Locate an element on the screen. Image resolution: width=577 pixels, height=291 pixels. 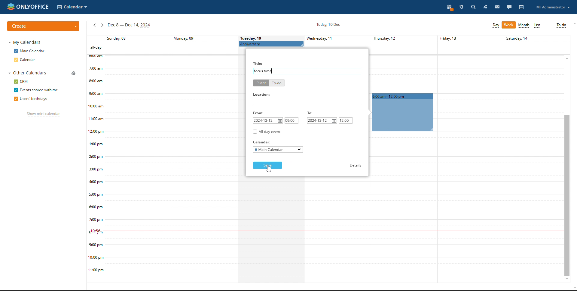
event is located at coordinates (261, 83).